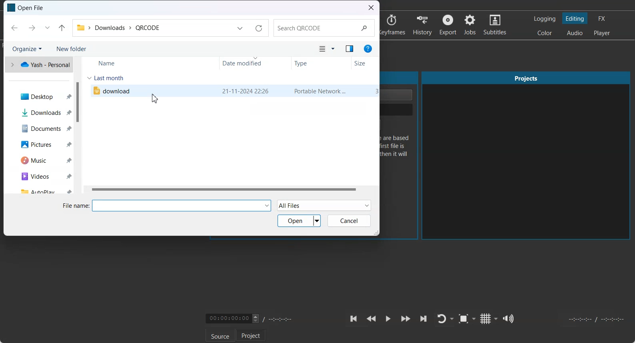 The width and height of the screenshot is (635, 343). What do you see at coordinates (306, 64) in the screenshot?
I see `Type` at bounding box center [306, 64].